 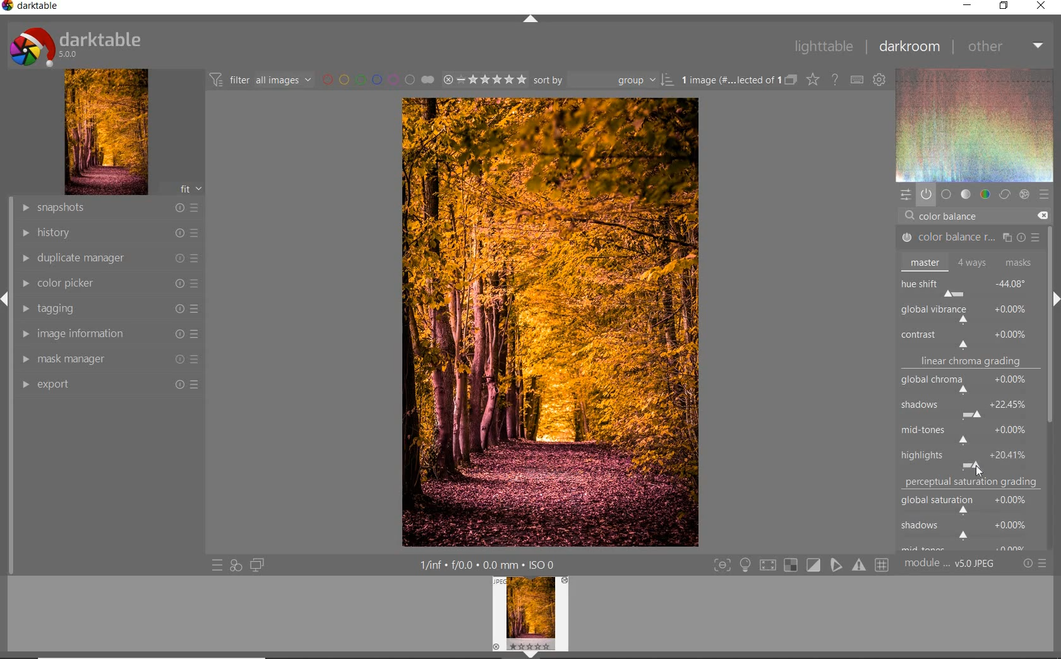 I want to click on effect, so click(x=1024, y=193).